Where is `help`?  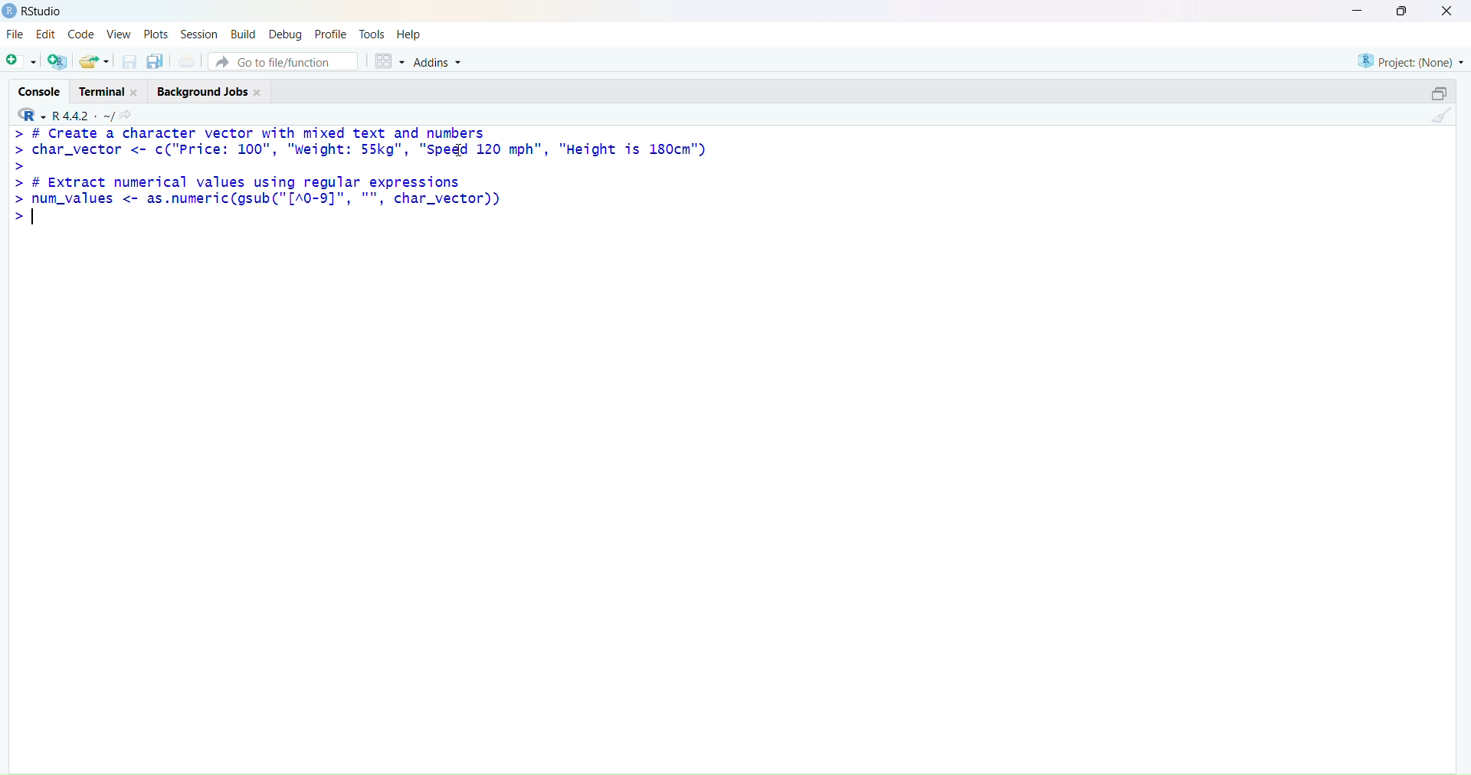
help is located at coordinates (408, 35).